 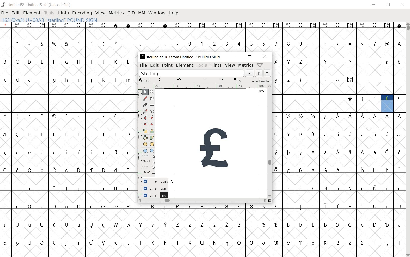 What do you see at coordinates (6, 225) in the screenshot?
I see `Symbol` at bounding box center [6, 225].